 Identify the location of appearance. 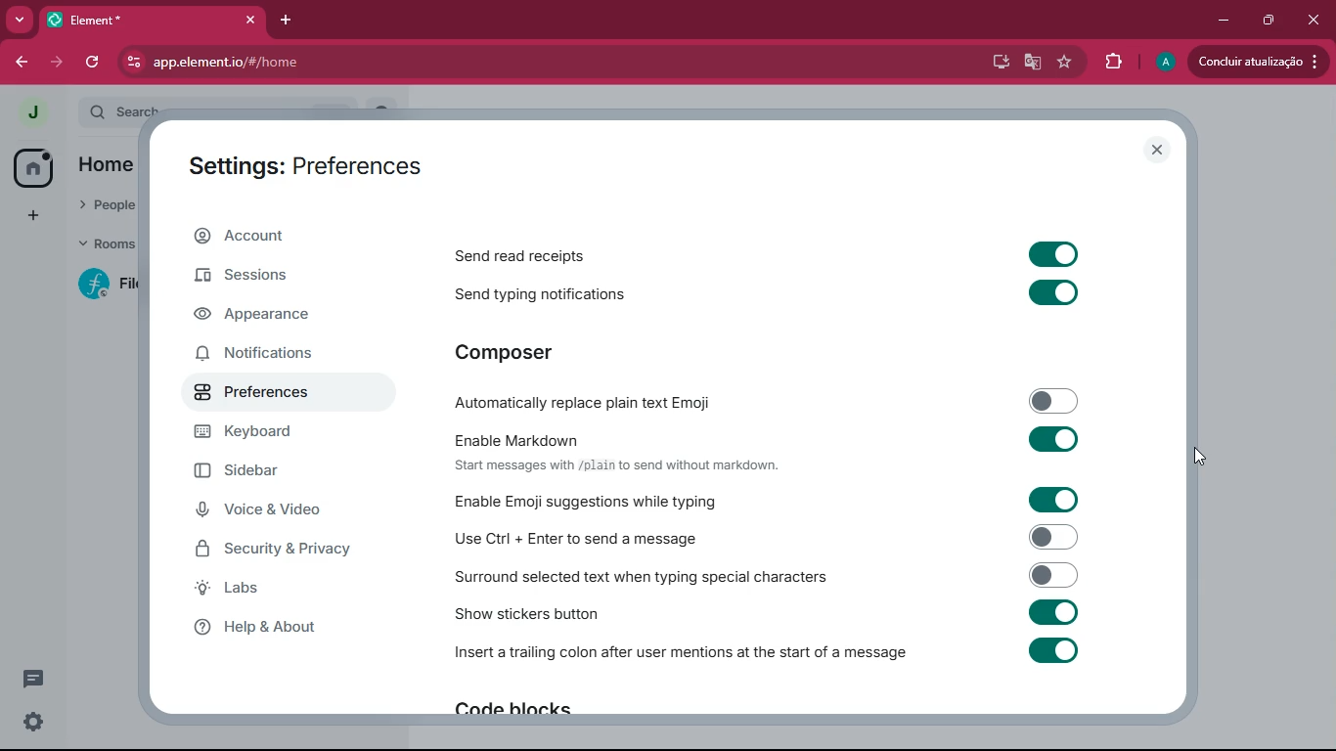
(277, 317).